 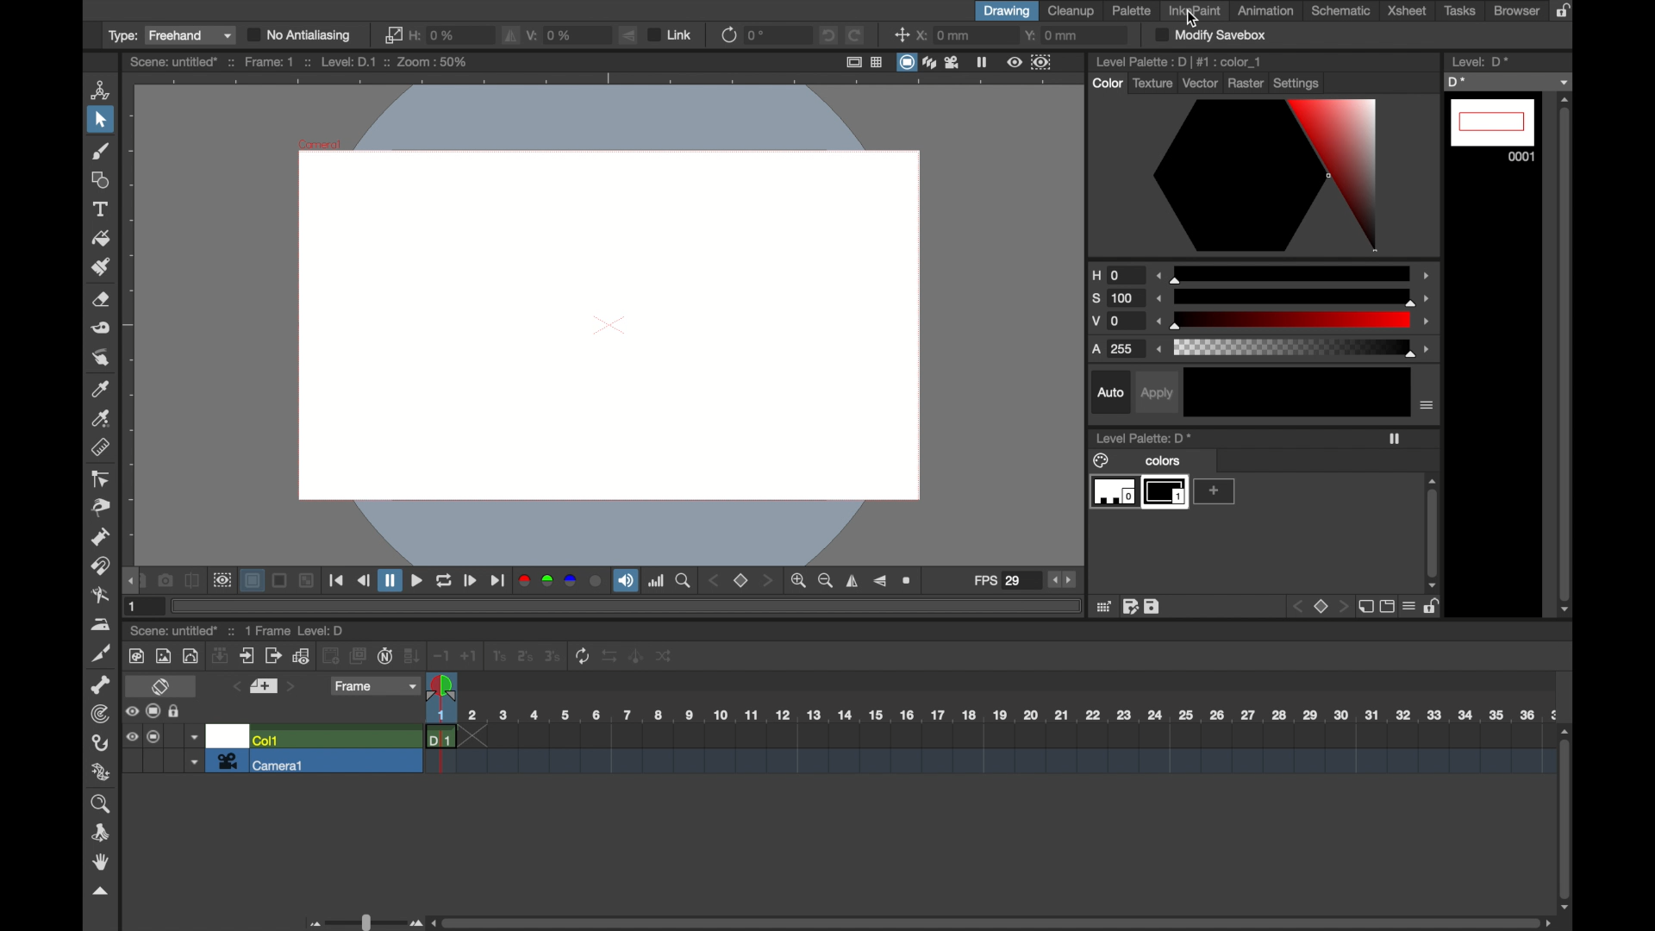 What do you see at coordinates (547, 580) in the screenshot?
I see `green` at bounding box center [547, 580].